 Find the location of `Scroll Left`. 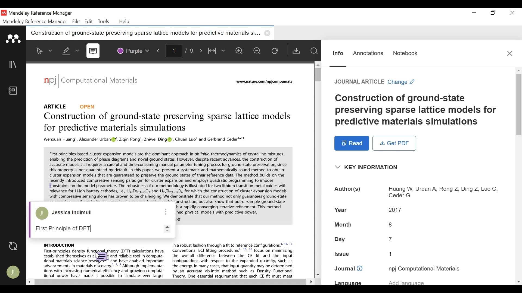

Scroll Left is located at coordinates (30, 282).